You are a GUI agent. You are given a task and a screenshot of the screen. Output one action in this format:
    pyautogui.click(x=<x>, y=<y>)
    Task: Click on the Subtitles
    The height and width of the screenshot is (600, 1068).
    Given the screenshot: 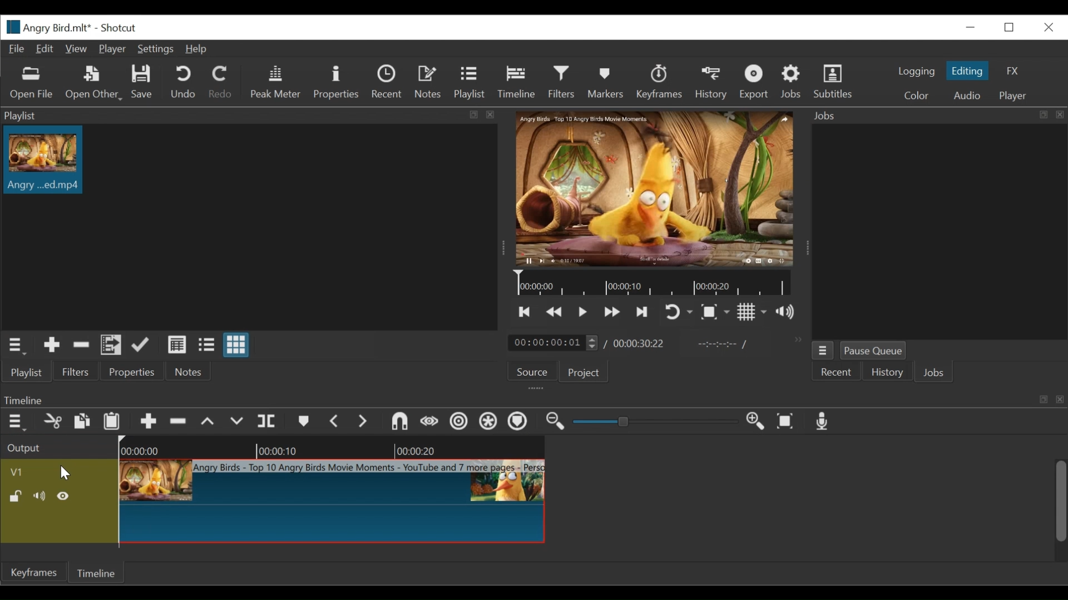 What is the action you would take?
    pyautogui.click(x=833, y=82)
    